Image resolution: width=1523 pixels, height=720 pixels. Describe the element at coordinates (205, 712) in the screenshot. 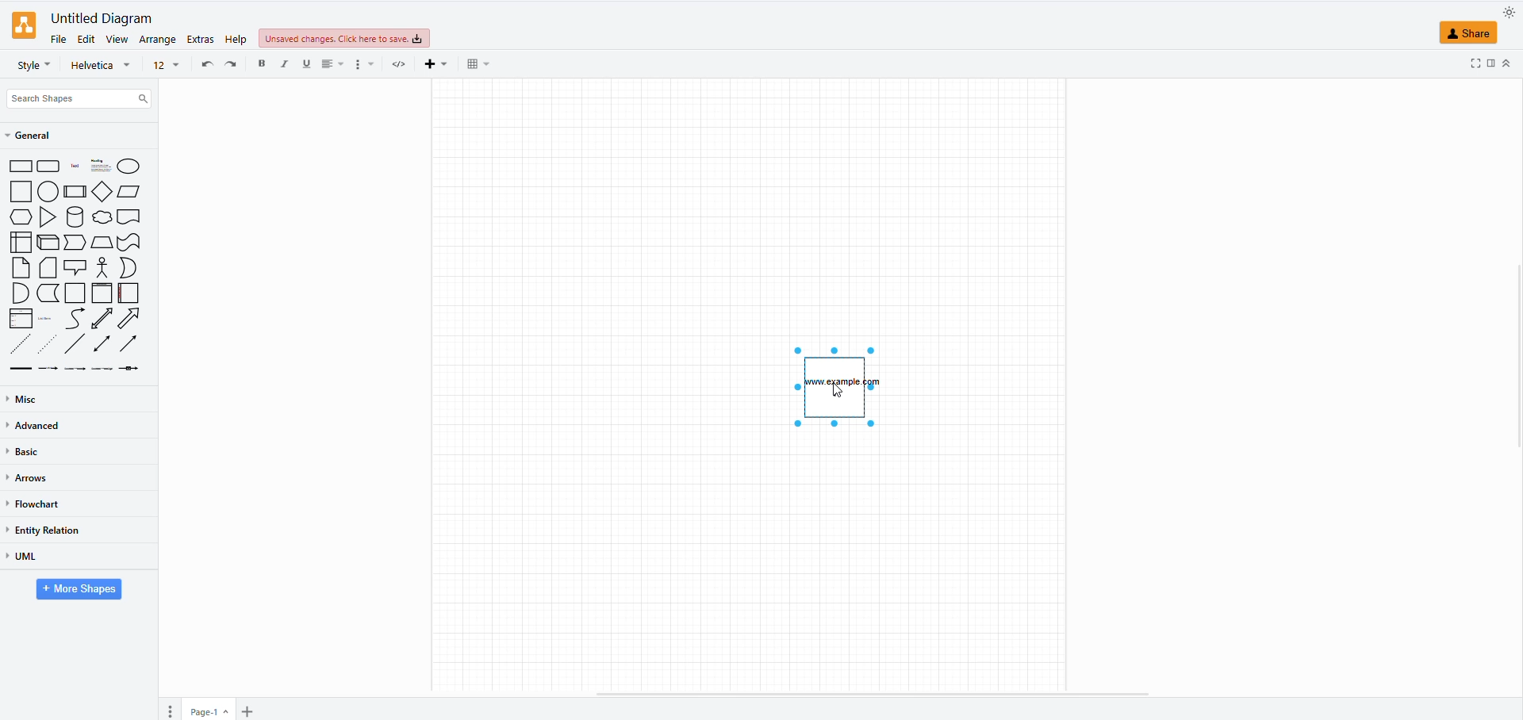

I see `page 1` at that location.